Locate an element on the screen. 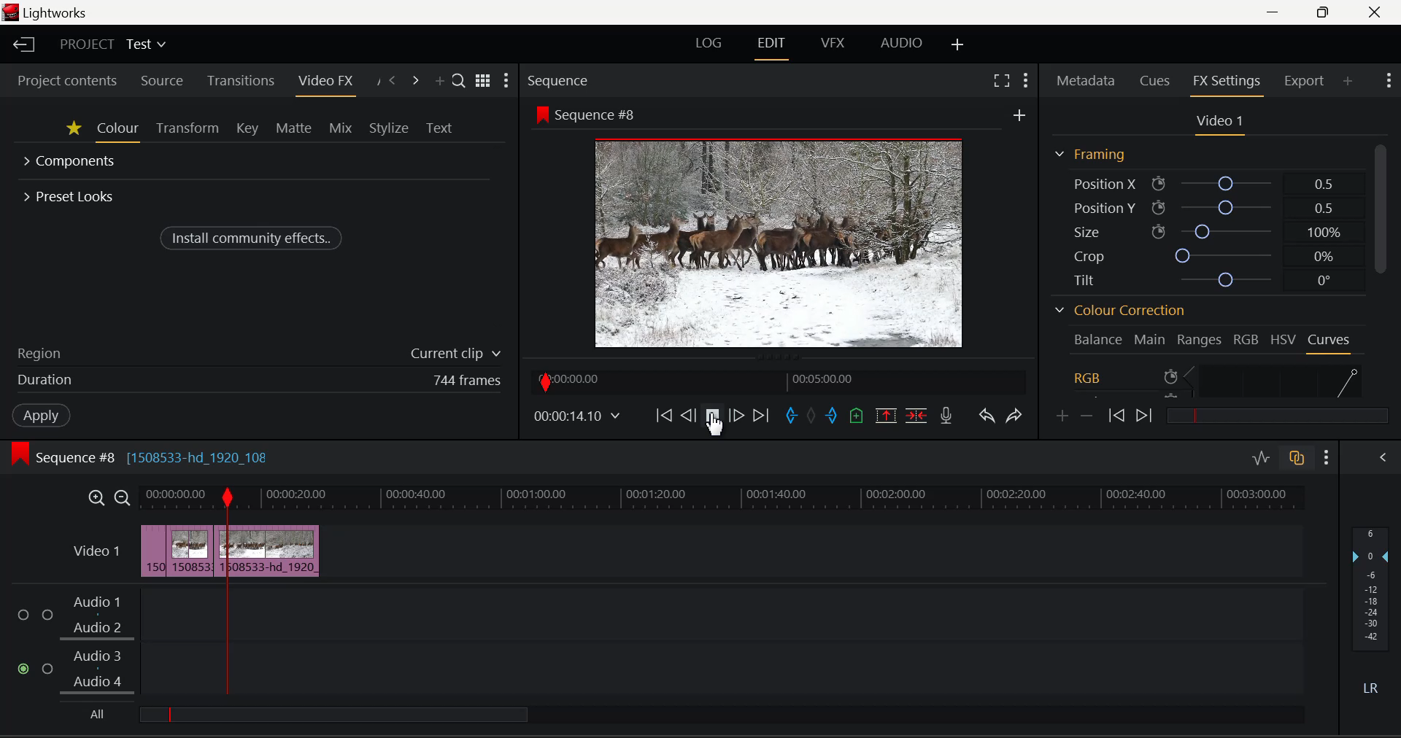 Image resolution: width=1401 pixels, height=738 pixels. Minimize is located at coordinates (1324, 12).